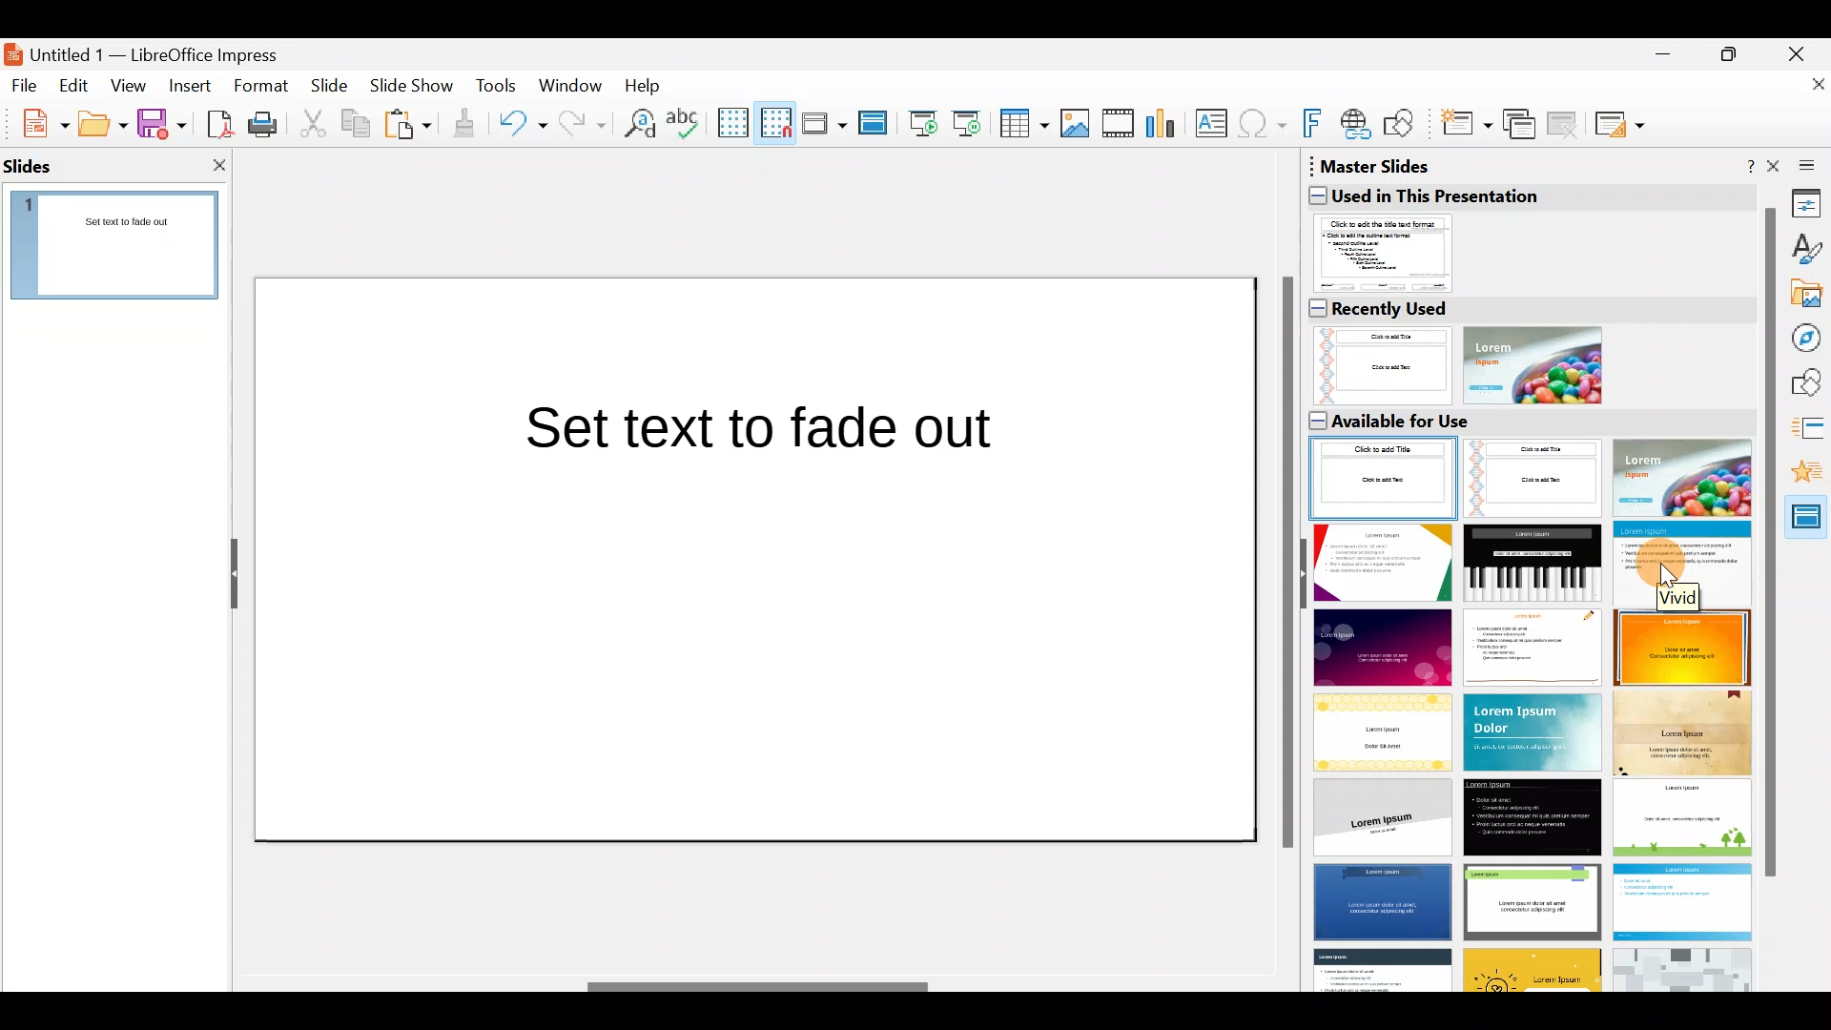  What do you see at coordinates (1769, 544) in the screenshot?
I see `scroll bar` at bounding box center [1769, 544].